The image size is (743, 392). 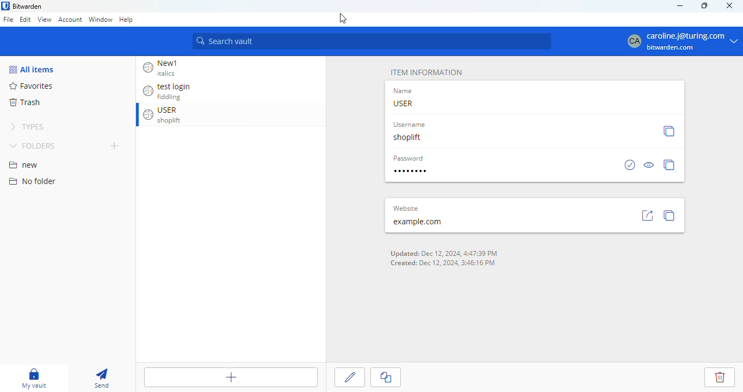 What do you see at coordinates (373, 42) in the screenshot?
I see `search vault` at bounding box center [373, 42].